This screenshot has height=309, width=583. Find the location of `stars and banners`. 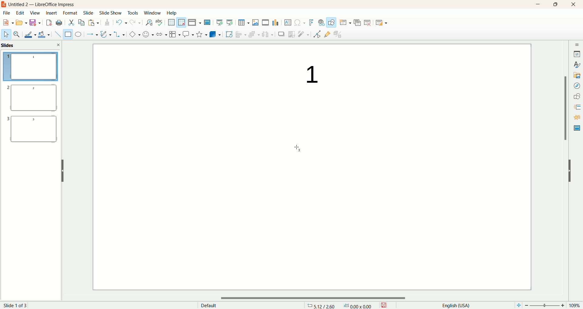

stars and banners is located at coordinates (201, 34).